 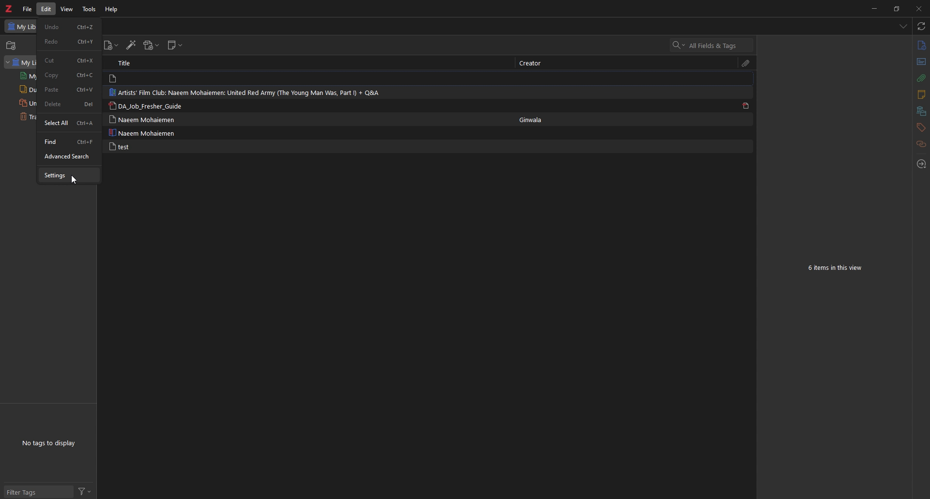 What do you see at coordinates (70, 75) in the screenshot?
I see `Copy    Ctrl+C` at bounding box center [70, 75].